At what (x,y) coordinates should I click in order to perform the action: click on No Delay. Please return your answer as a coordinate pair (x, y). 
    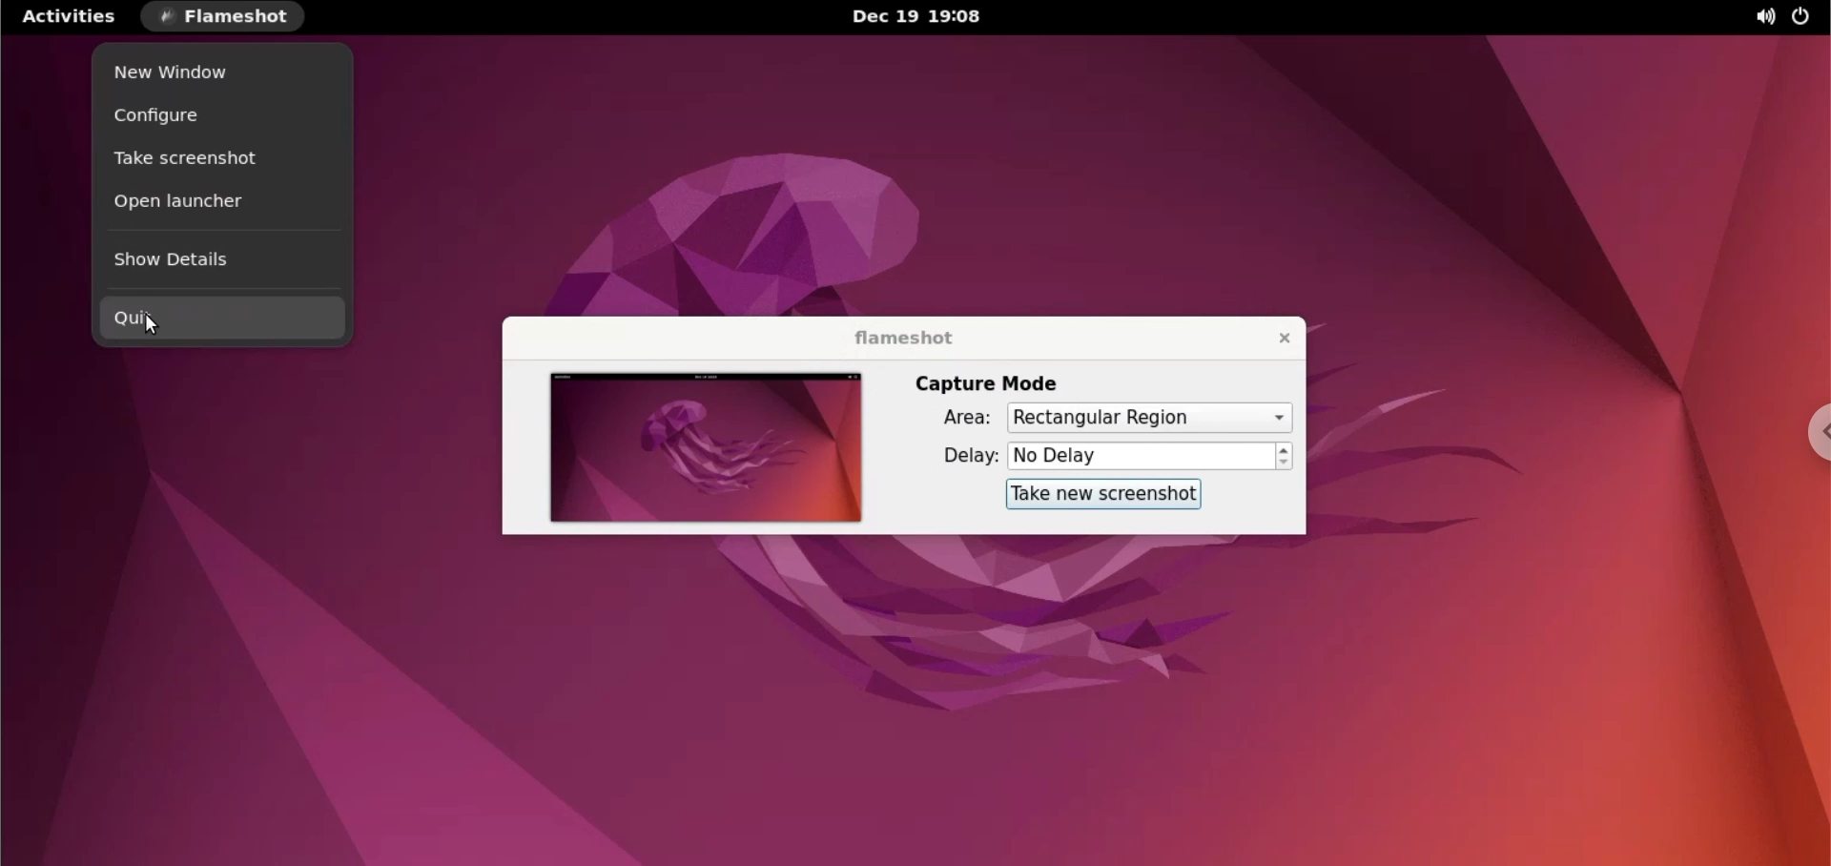
    Looking at the image, I should click on (1140, 458).